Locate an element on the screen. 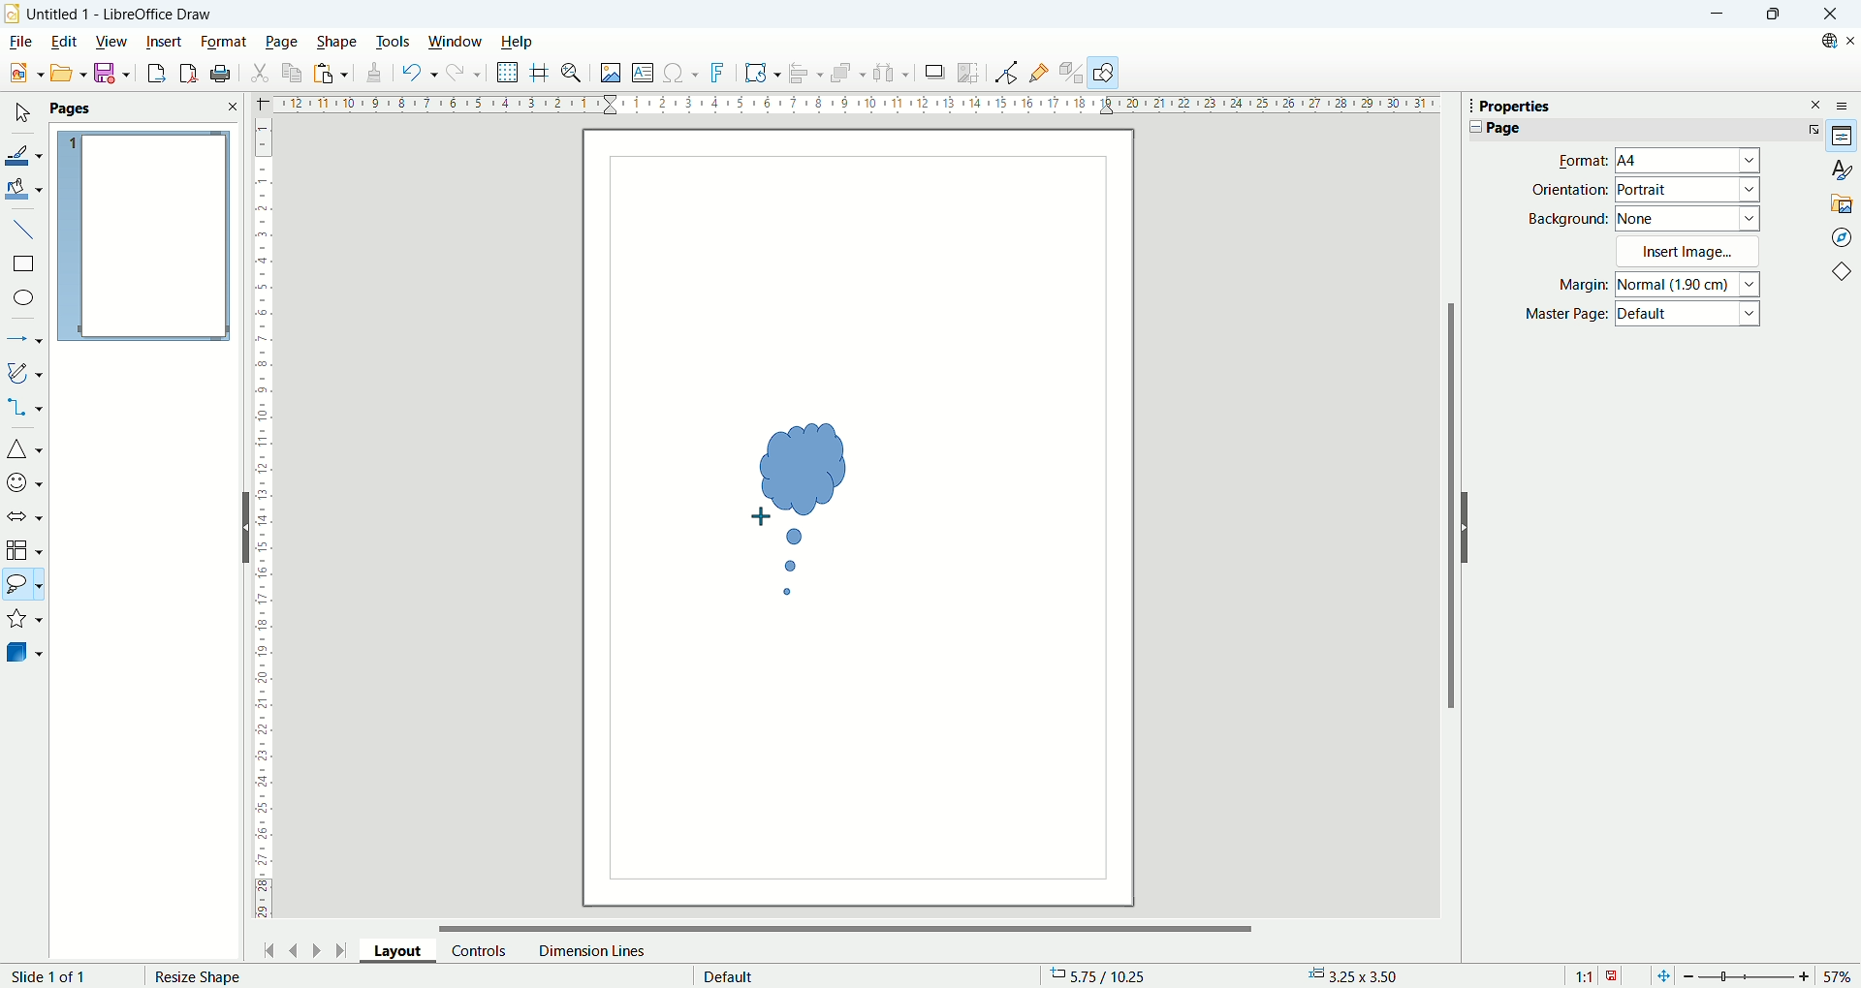  show grid is located at coordinates (508, 73).